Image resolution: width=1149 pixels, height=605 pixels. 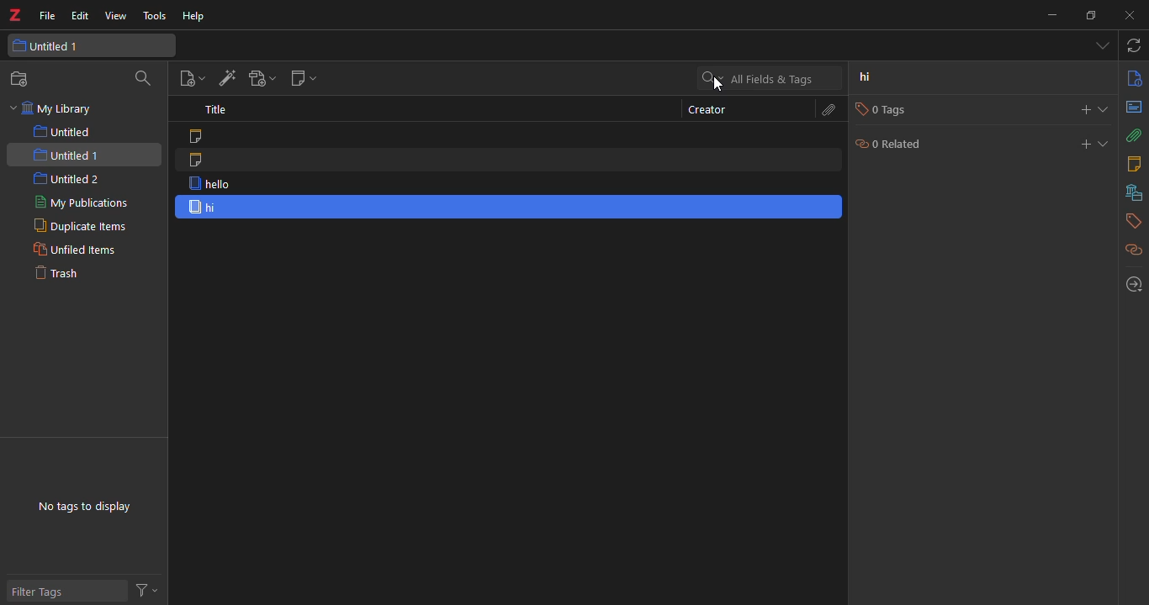 I want to click on note, so click(x=196, y=134).